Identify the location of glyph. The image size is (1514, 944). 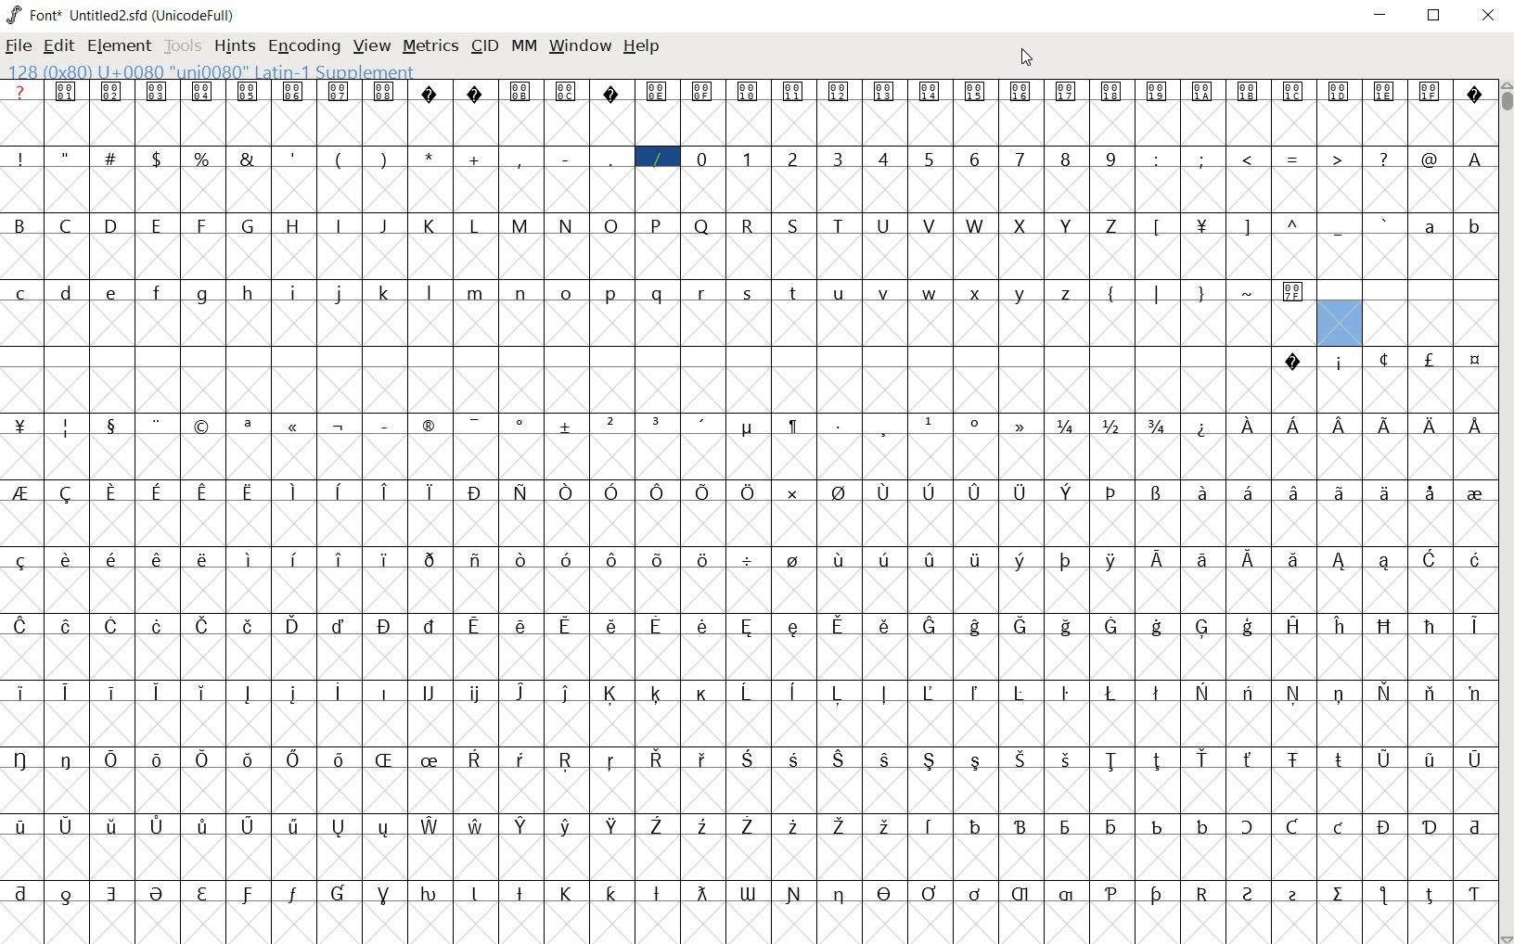
(928, 91).